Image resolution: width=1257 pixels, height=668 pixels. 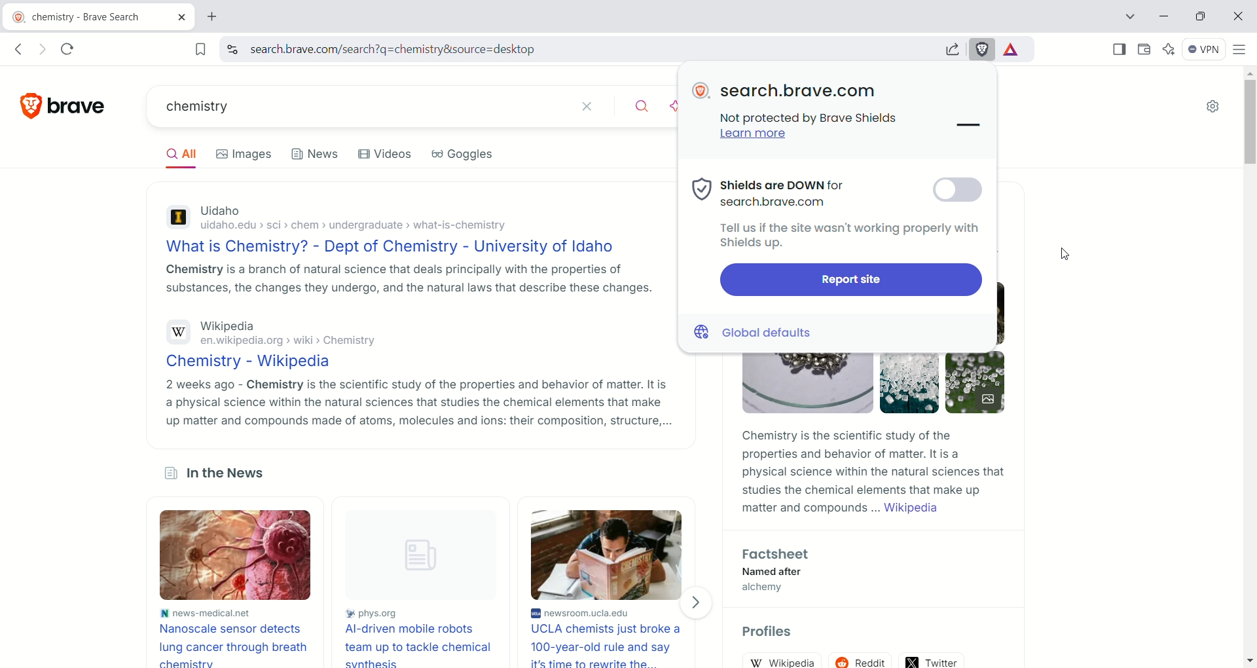 I want to click on Chemistry is the scientific study of the properties and behavior of matter. It is a physical science within the natural sciences that studies the chemical elements that make up matter and compounds … Wikipedia, so click(x=873, y=472).